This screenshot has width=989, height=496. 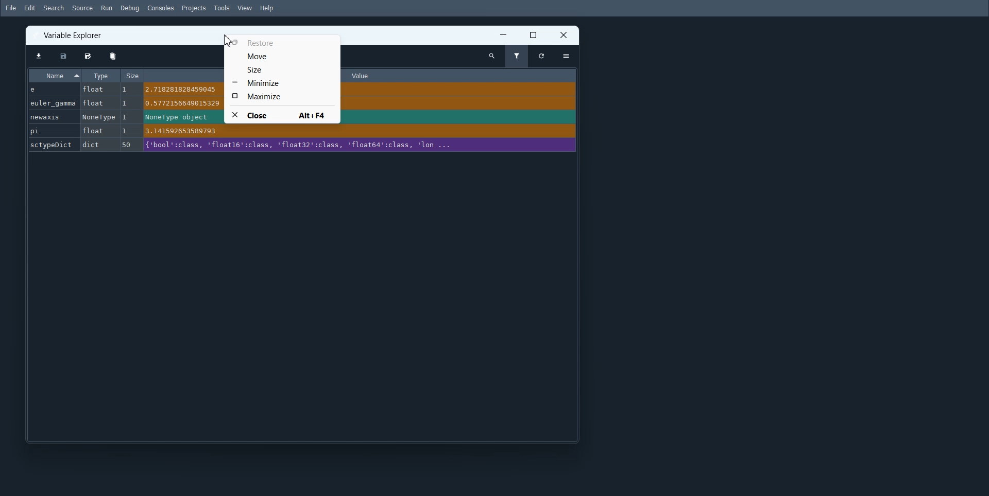 I want to click on sctypeDict, so click(x=53, y=145).